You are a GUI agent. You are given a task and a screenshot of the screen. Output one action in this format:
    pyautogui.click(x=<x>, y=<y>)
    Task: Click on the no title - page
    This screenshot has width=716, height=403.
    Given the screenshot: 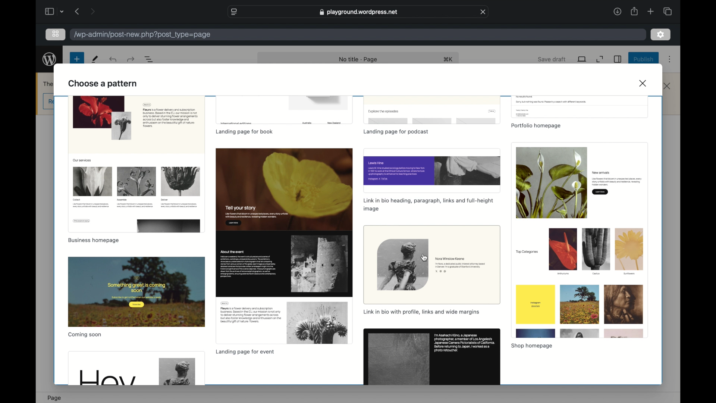 What is the action you would take?
    pyautogui.click(x=358, y=60)
    